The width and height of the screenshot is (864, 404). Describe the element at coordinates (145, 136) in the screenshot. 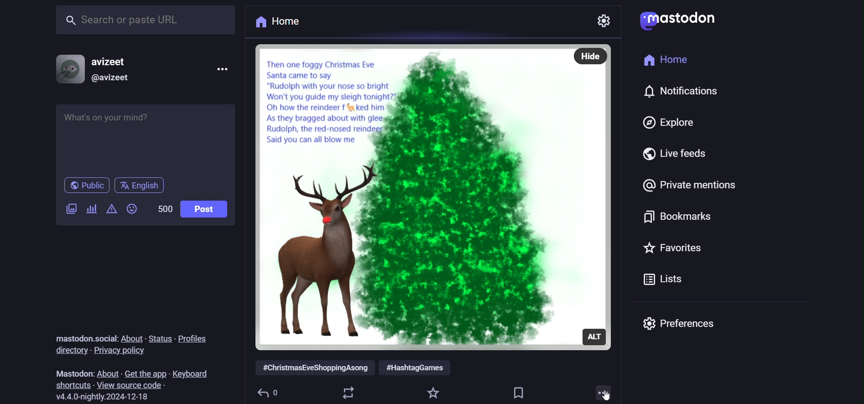

I see `post here` at that location.